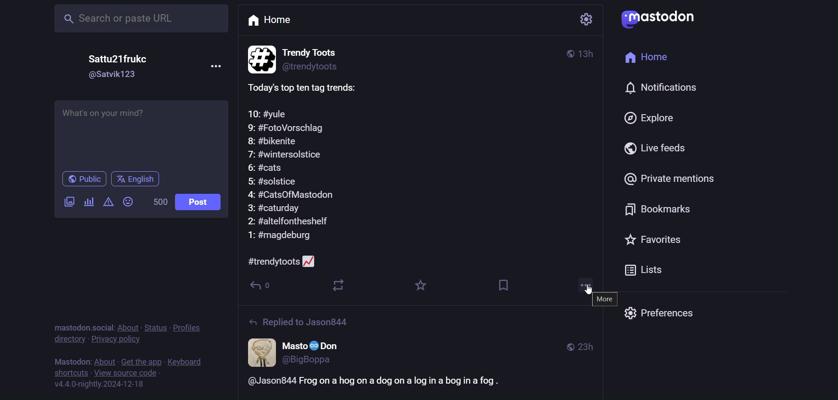  I want to click on cursor, so click(591, 290).